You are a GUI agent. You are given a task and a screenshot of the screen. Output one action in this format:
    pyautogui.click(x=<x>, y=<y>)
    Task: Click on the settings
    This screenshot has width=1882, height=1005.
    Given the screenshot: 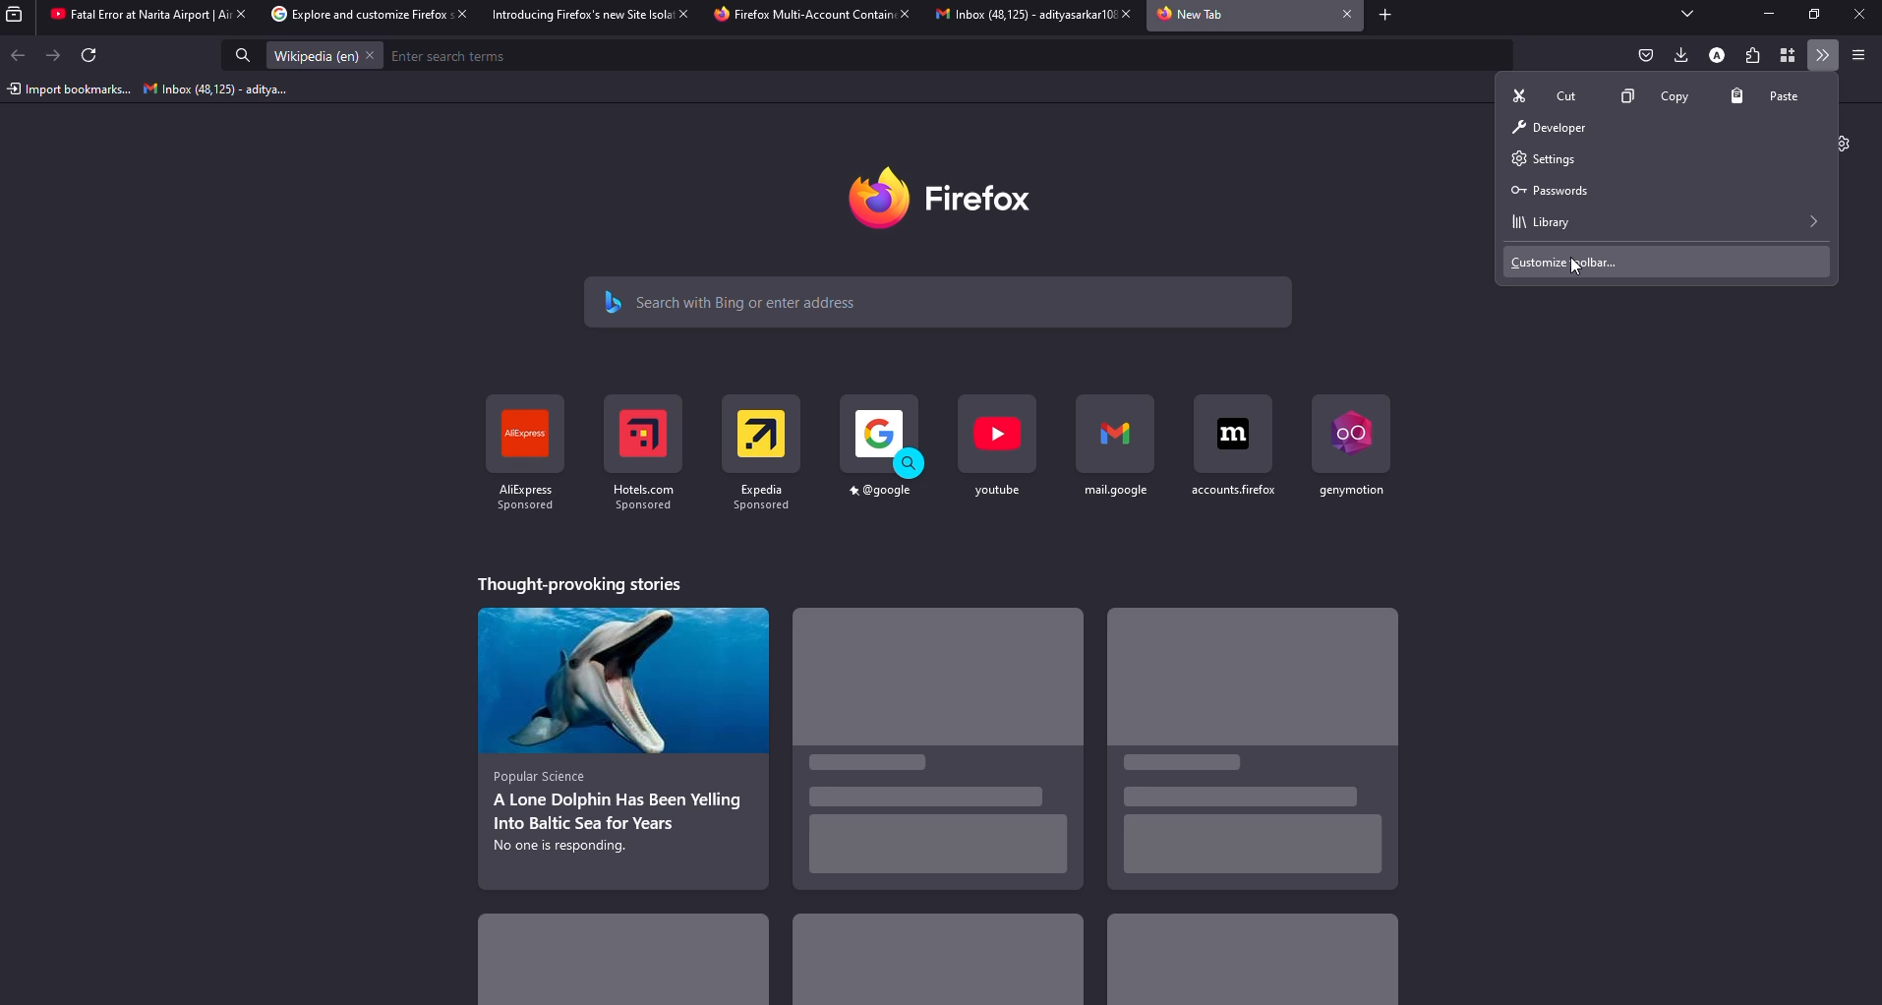 What is the action you would take?
    pyautogui.click(x=1846, y=141)
    